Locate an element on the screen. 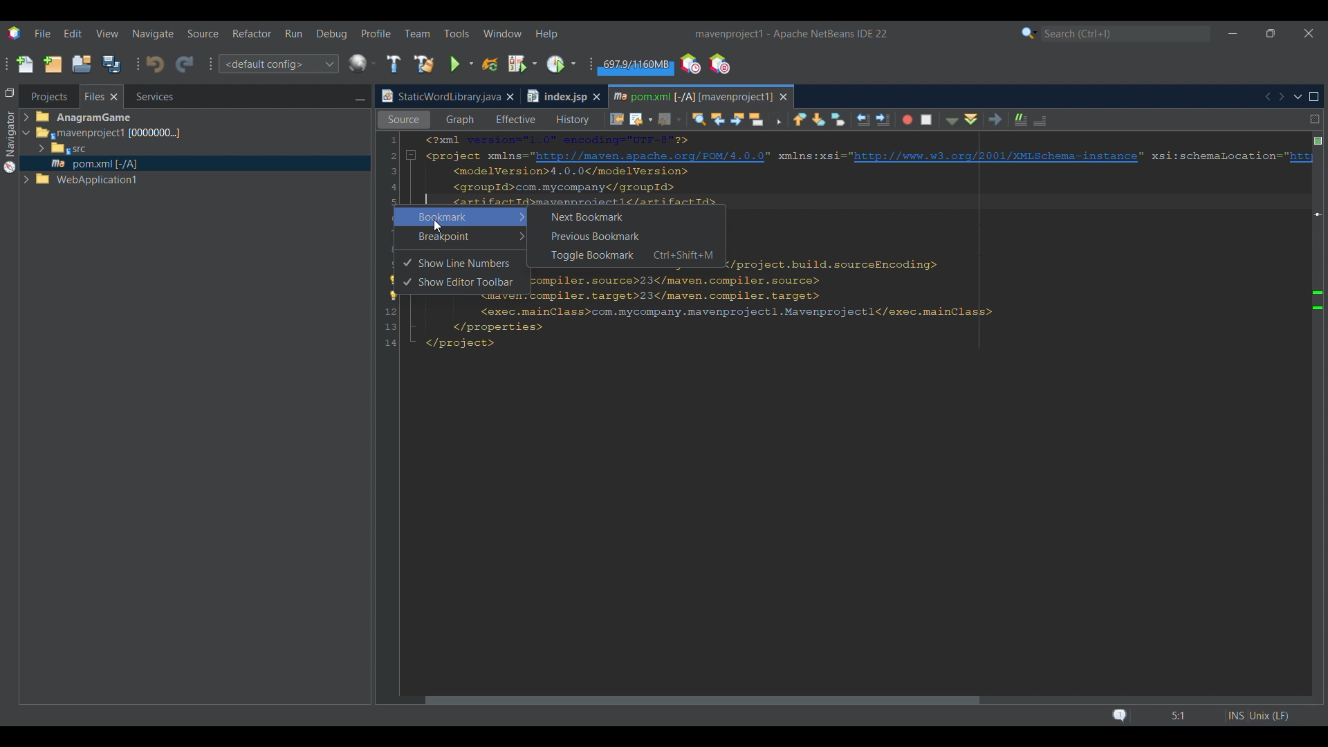  Search category selection is located at coordinates (1029, 33).